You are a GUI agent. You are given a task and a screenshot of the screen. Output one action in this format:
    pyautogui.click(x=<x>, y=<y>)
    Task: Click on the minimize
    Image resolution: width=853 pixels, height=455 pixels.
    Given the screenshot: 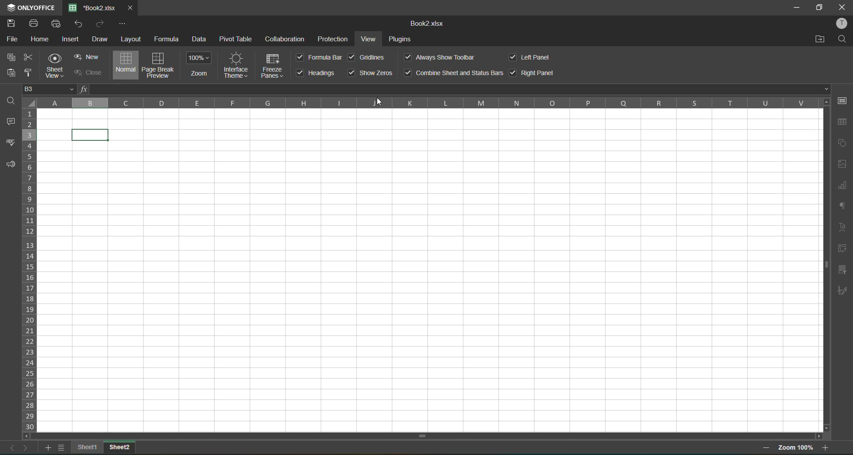 What is the action you would take?
    pyautogui.click(x=797, y=8)
    